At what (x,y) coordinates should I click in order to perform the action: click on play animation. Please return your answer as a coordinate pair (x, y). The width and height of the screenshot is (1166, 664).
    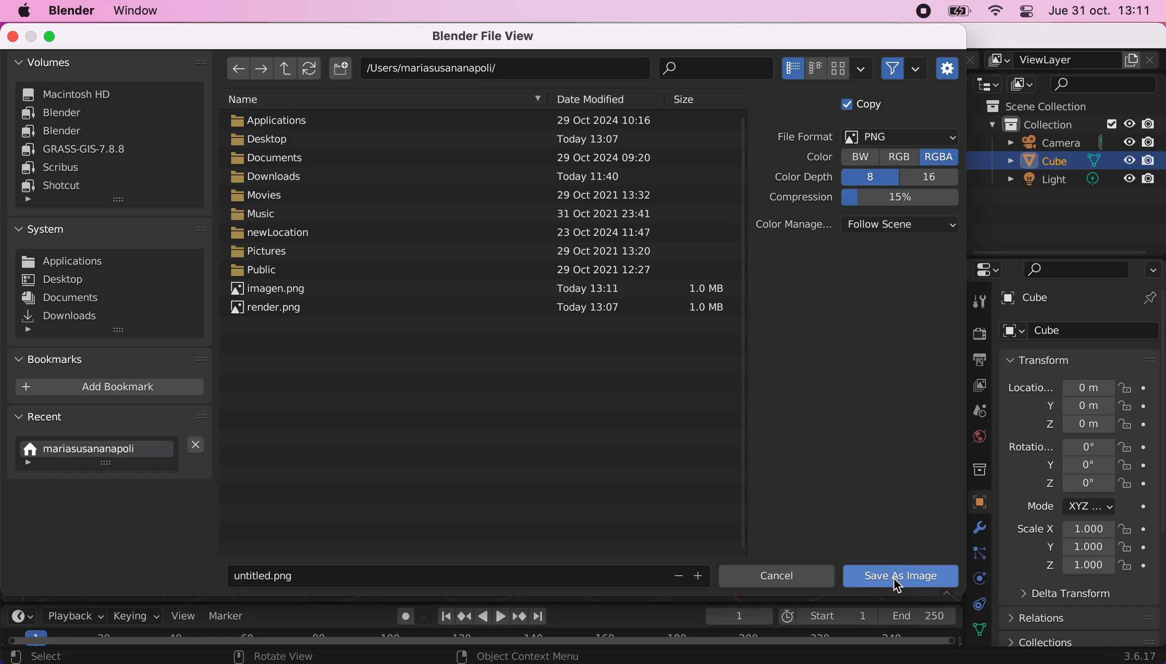
    Looking at the image, I should click on (501, 616).